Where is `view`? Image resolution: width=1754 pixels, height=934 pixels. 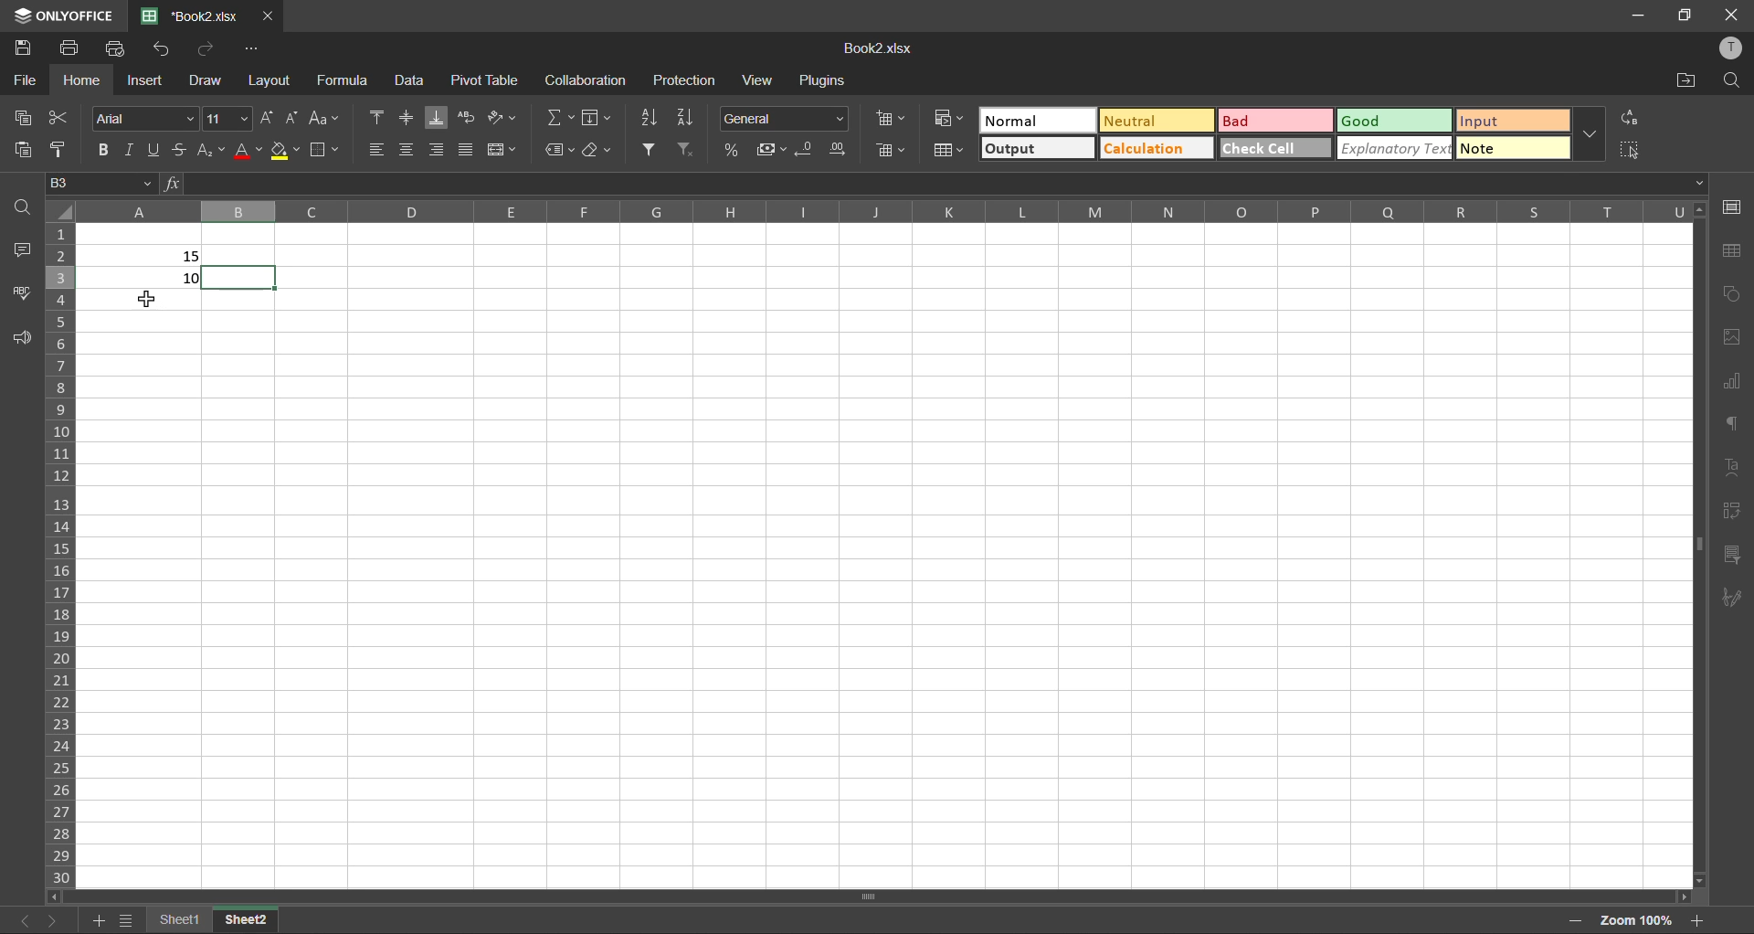 view is located at coordinates (755, 82).